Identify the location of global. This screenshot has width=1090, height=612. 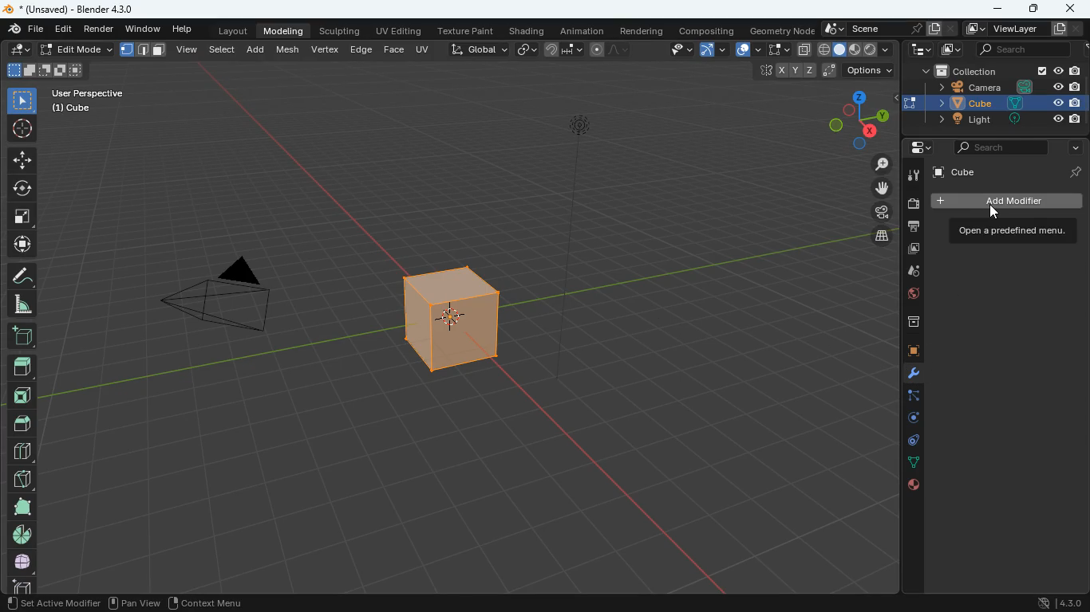
(478, 49).